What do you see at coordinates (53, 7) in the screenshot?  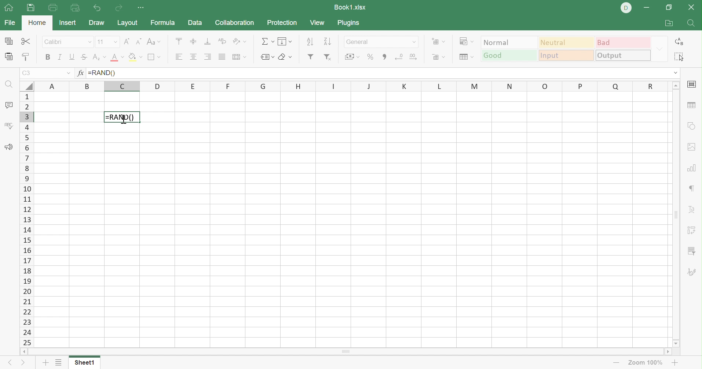 I see `Print file` at bounding box center [53, 7].